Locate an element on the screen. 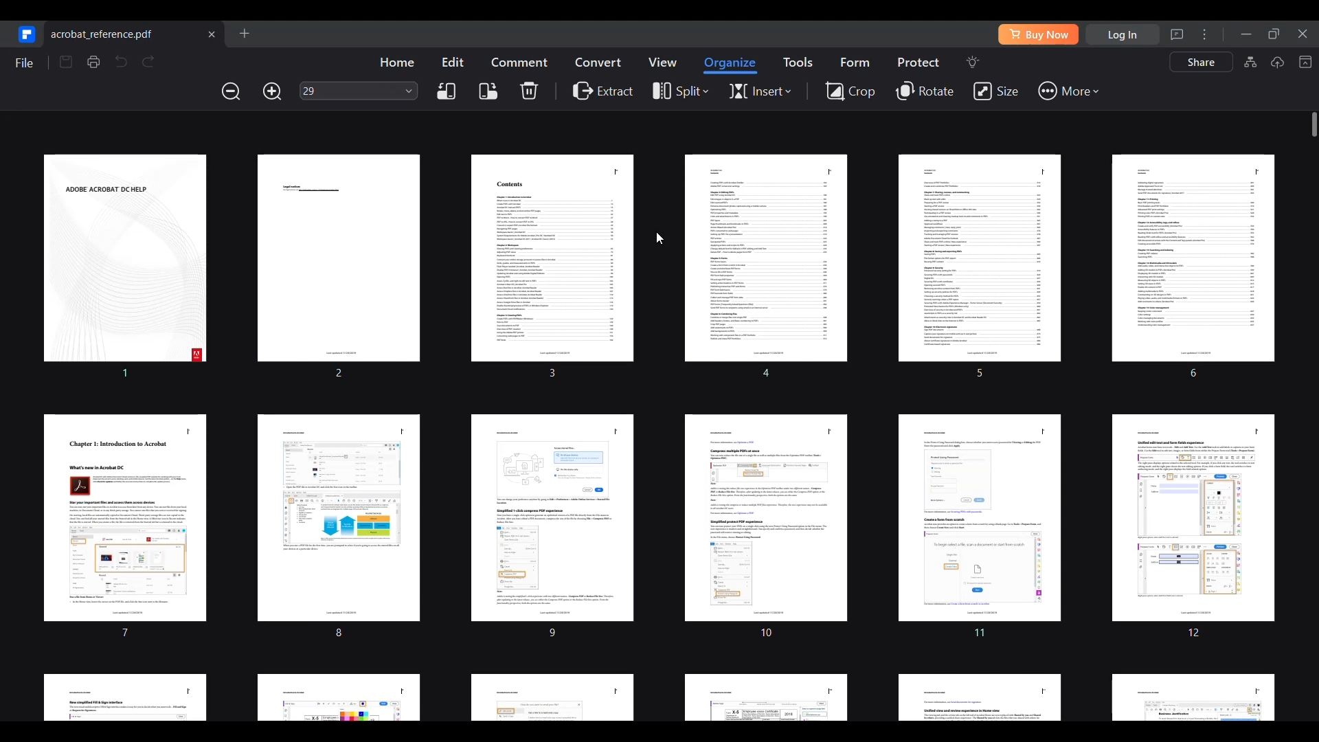 The height and width of the screenshot is (742, 1319). Organize highlighted/Current menu is located at coordinates (731, 65).